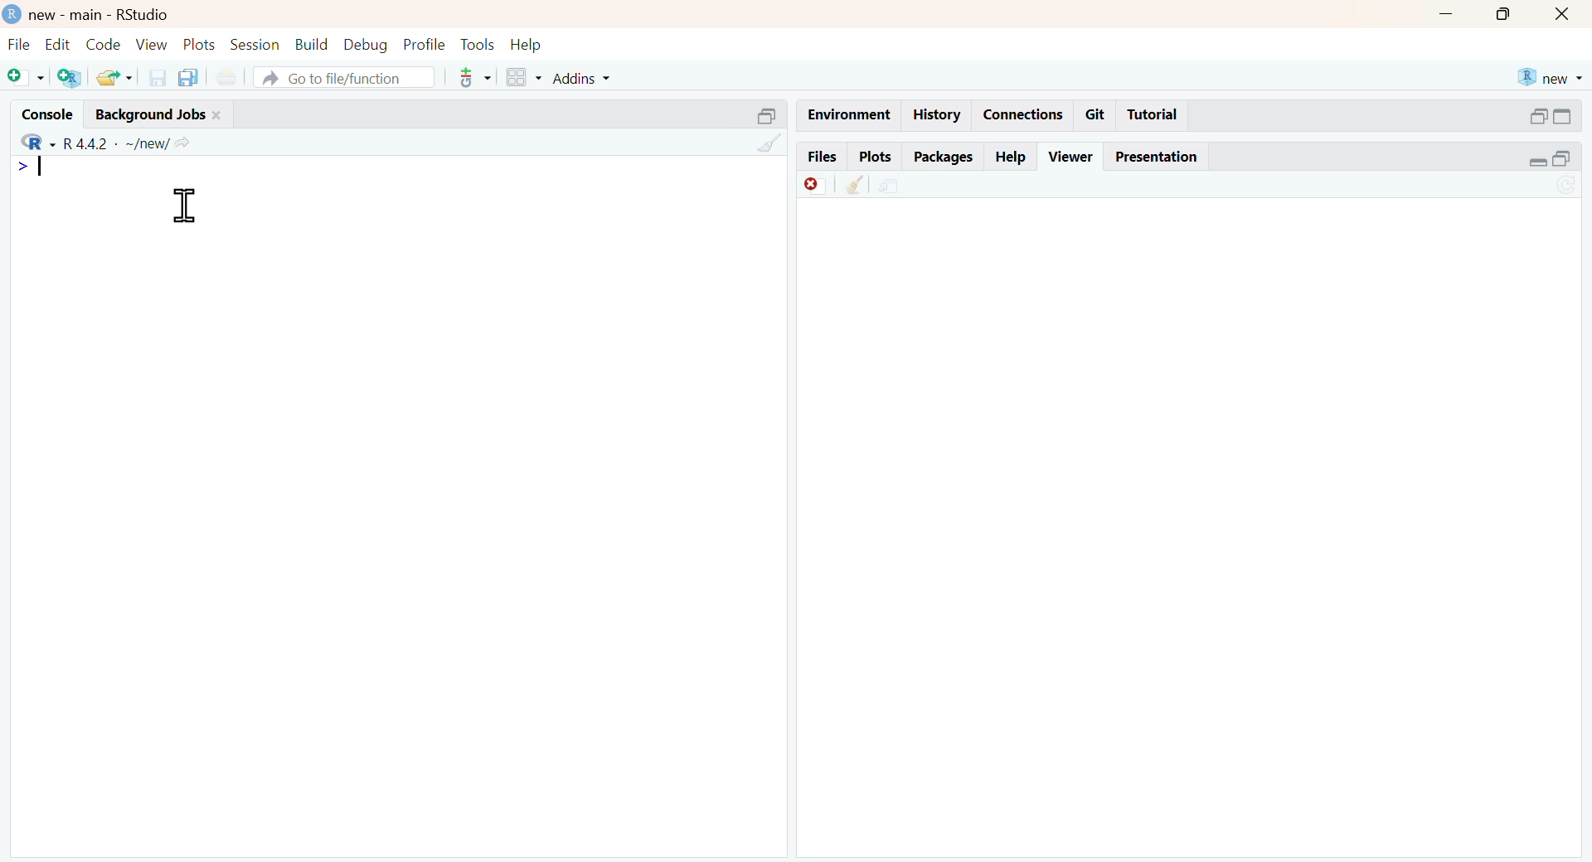  Describe the element at coordinates (1154, 115) in the screenshot. I see `tutorial` at that location.